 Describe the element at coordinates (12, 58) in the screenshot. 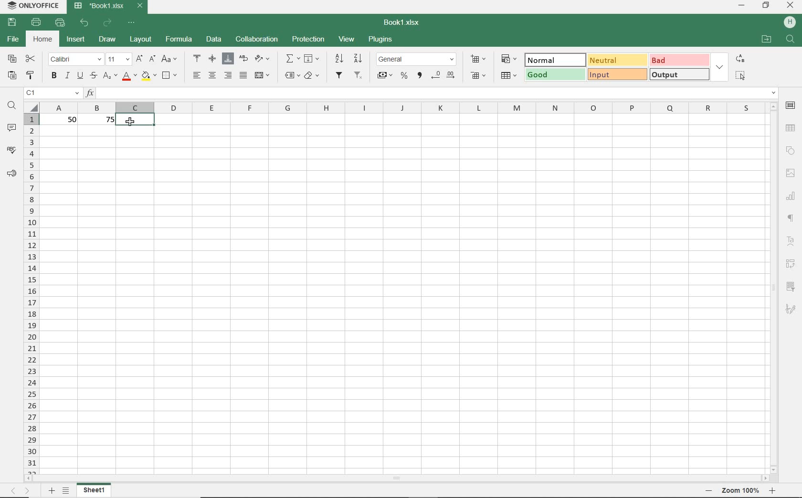

I see `copy` at that location.